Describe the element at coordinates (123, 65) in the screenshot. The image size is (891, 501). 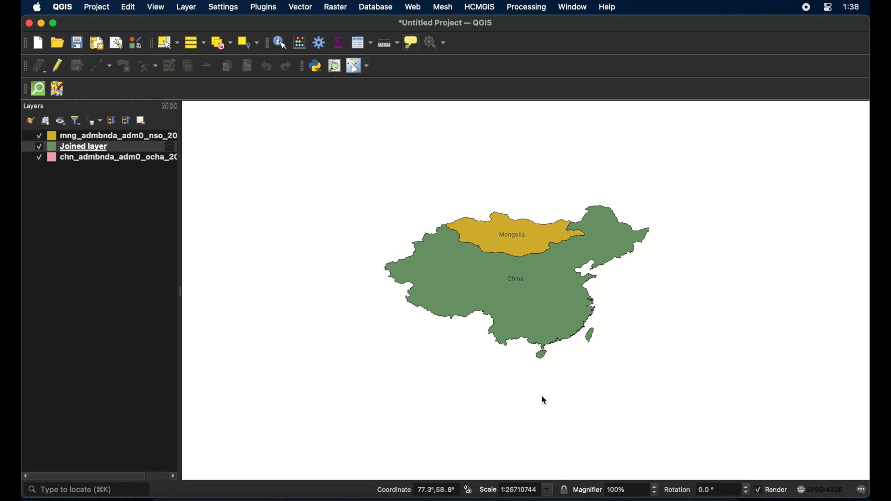
I see `add polygon feature` at that location.